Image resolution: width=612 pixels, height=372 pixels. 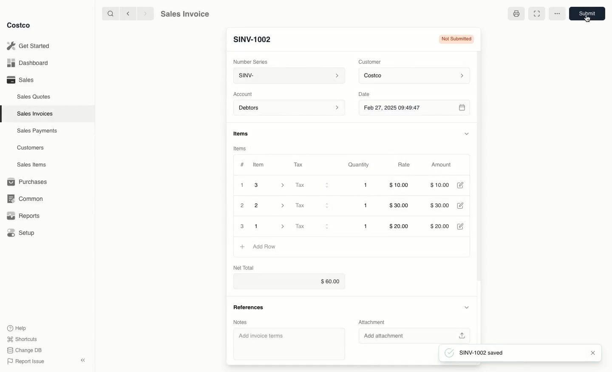 What do you see at coordinates (439, 206) in the screenshot?
I see `$30.00` at bounding box center [439, 206].